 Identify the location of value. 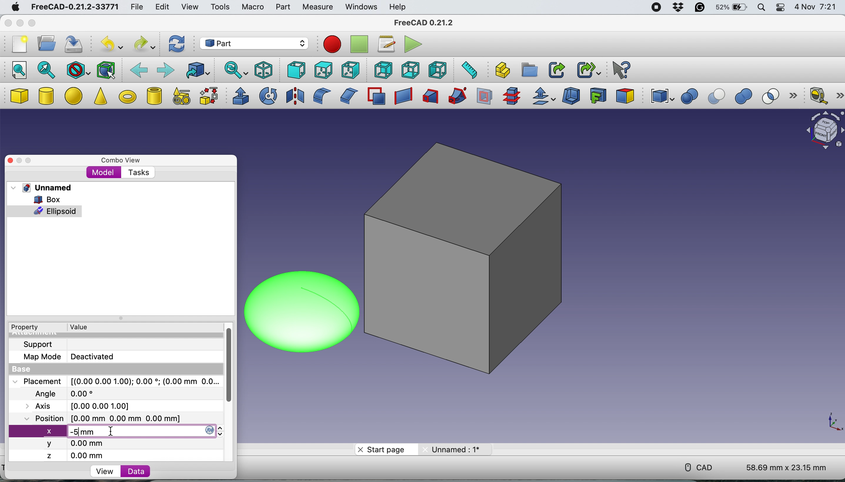
(78, 327).